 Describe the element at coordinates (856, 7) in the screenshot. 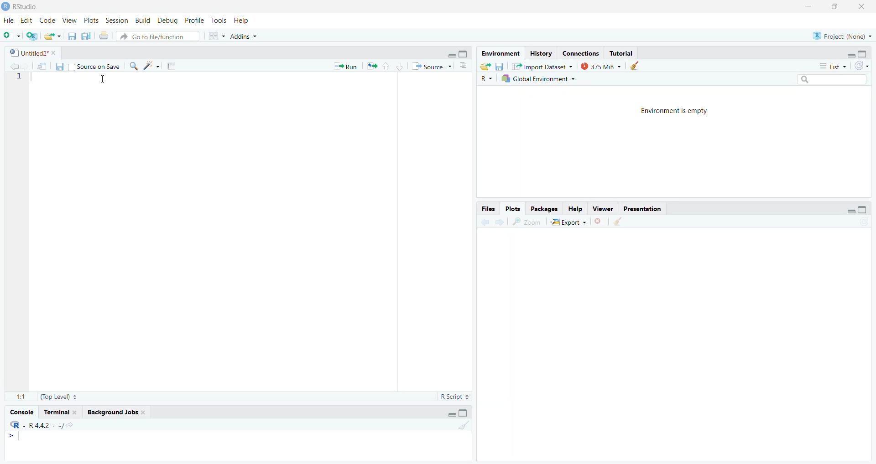

I see `close` at that location.